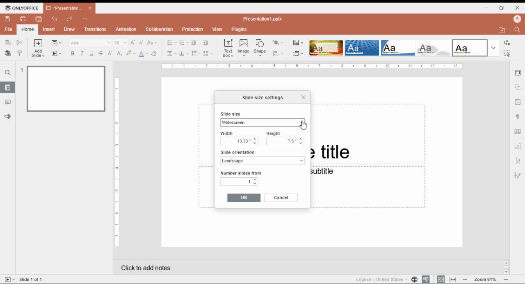 The width and height of the screenshot is (525, 284). I want to click on cut, so click(20, 42).